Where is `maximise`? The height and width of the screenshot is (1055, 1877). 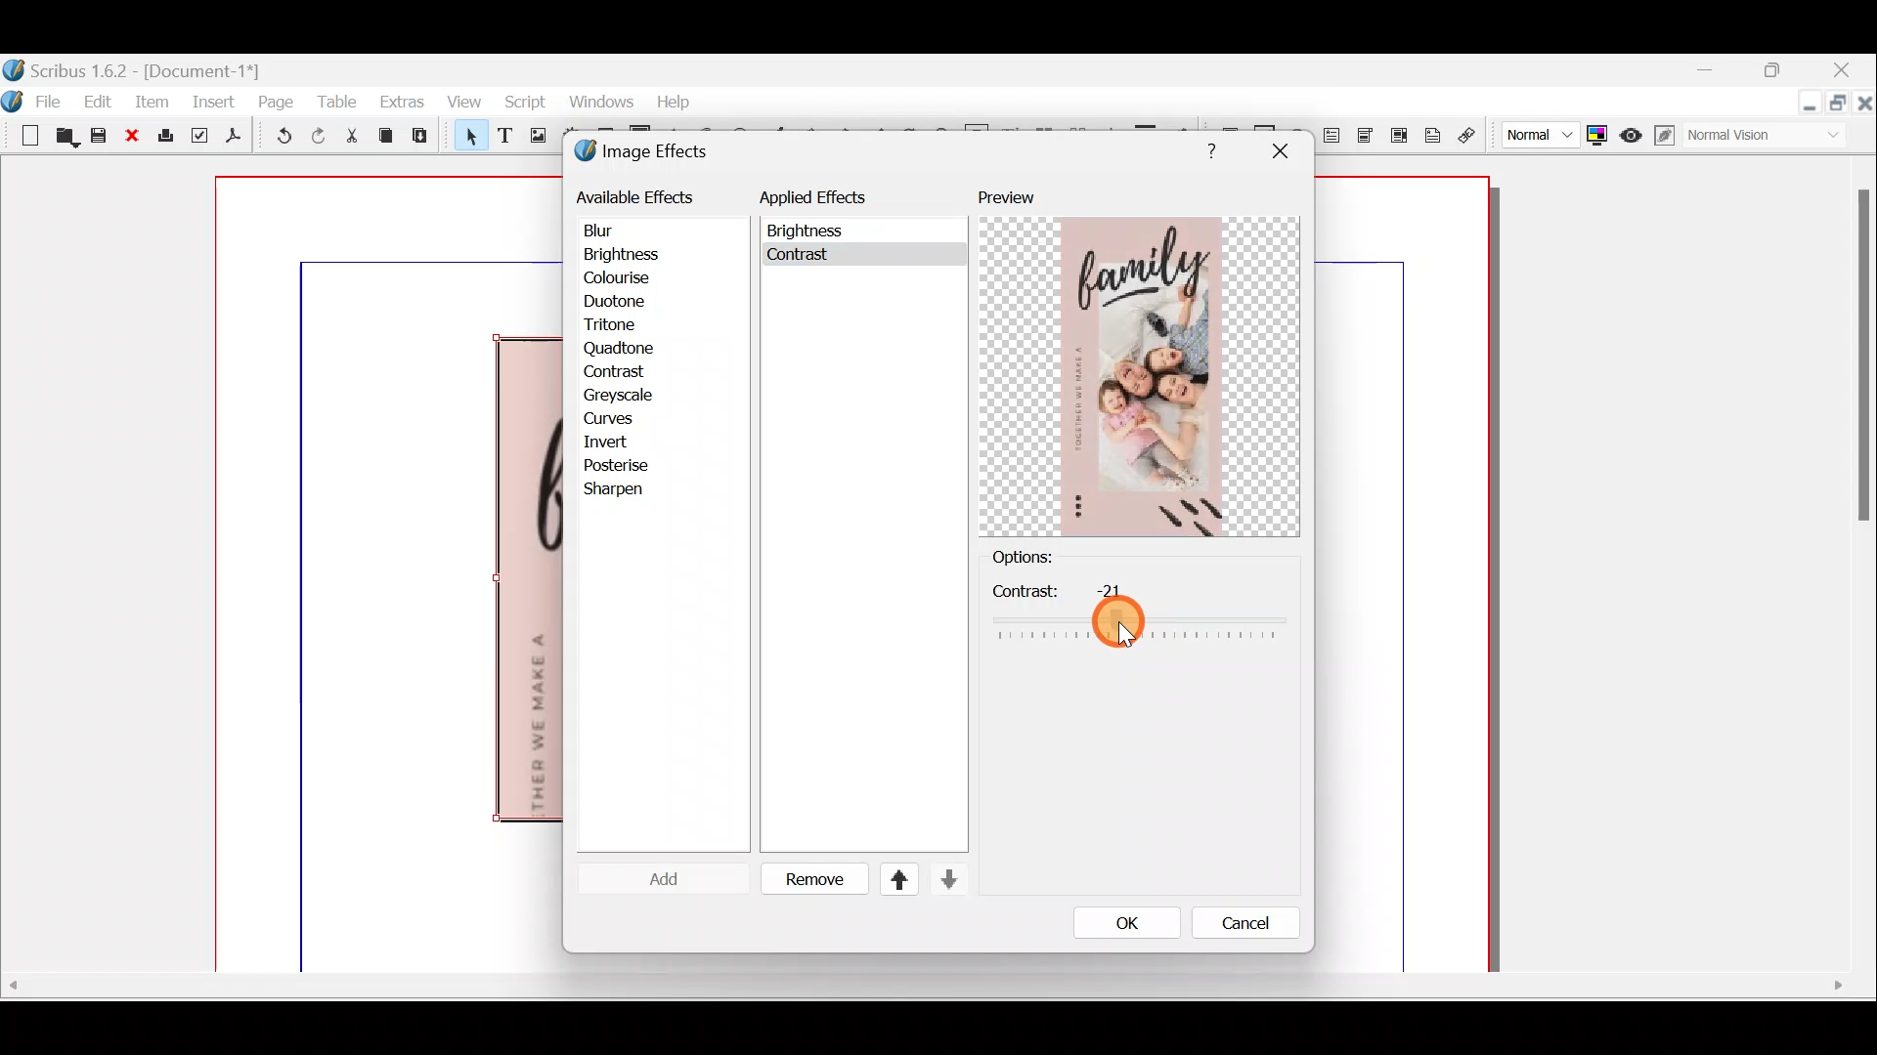
maximise is located at coordinates (1778, 73).